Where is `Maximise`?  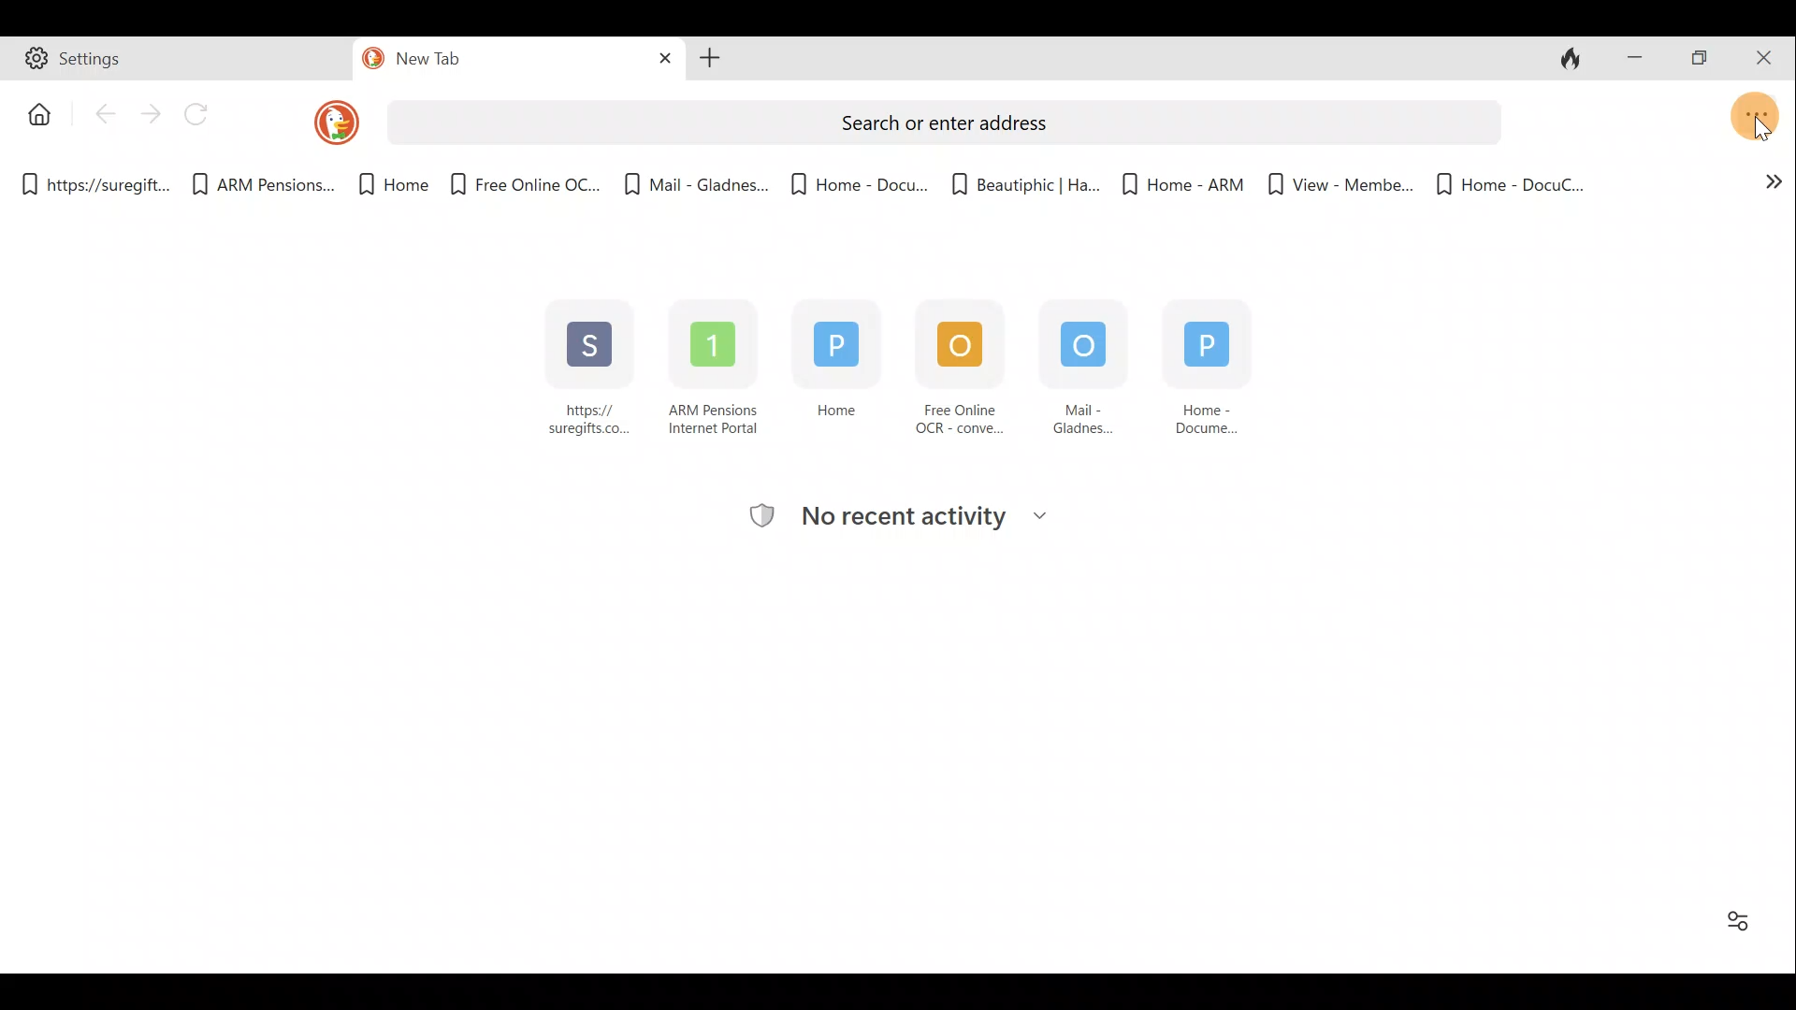 Maximise is located at coordinates (1698, 62).